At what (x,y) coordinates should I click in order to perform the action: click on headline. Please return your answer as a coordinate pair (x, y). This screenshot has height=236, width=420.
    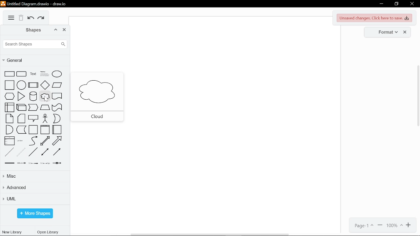
    Looking at the image, I should click on (44, 74).